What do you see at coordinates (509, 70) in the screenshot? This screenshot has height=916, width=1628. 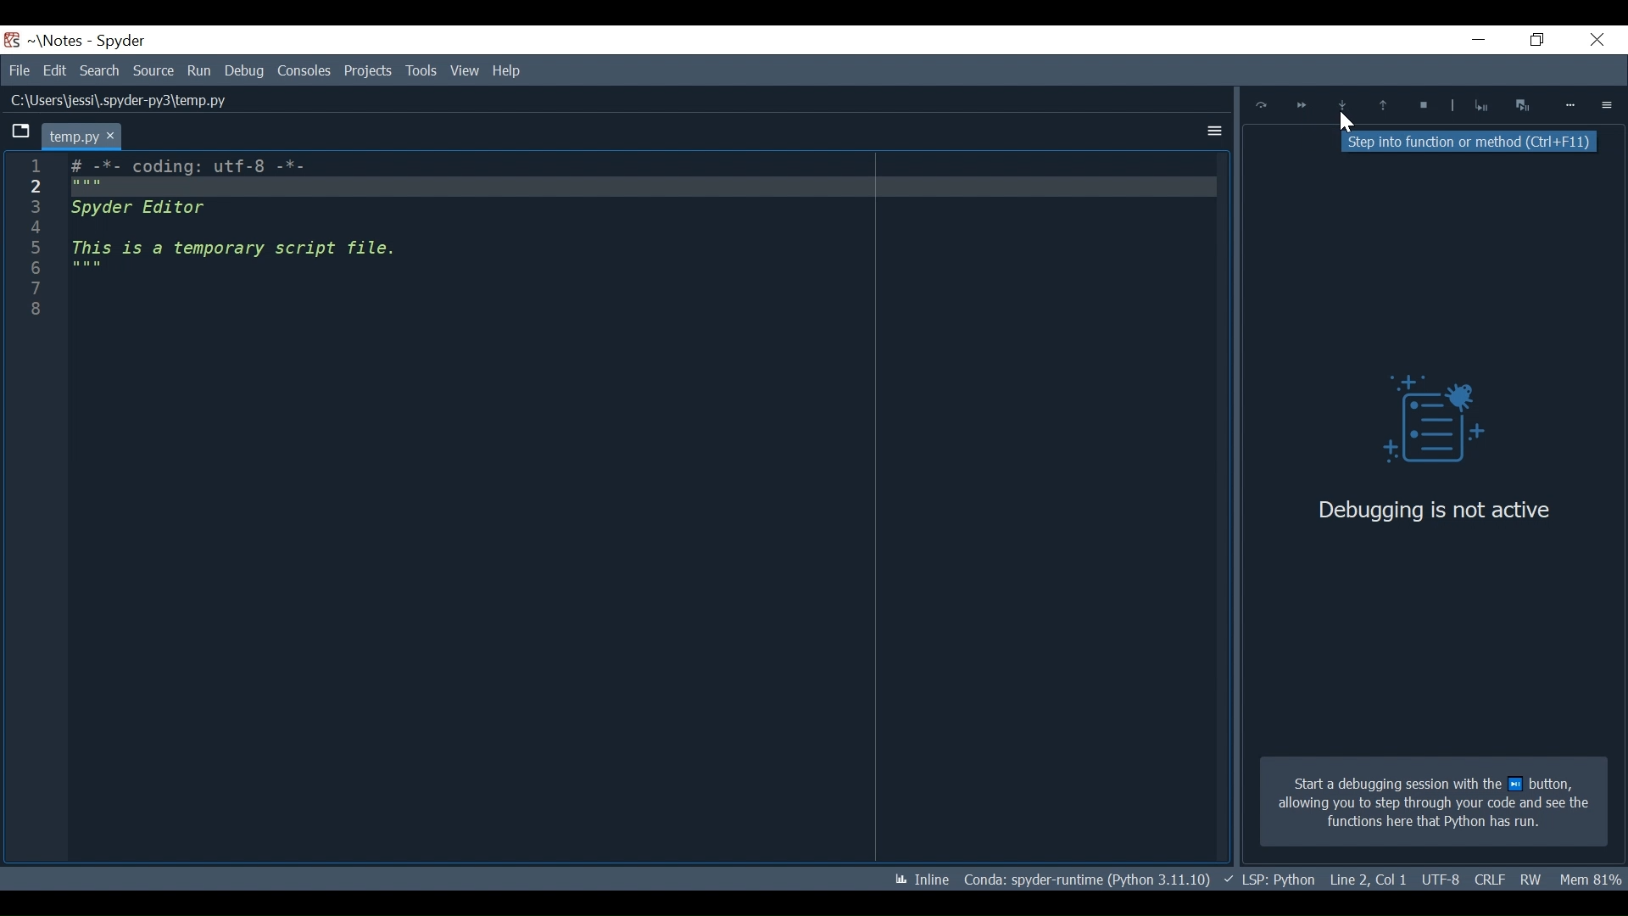 I see `Help` at bounding box center [509, 70].